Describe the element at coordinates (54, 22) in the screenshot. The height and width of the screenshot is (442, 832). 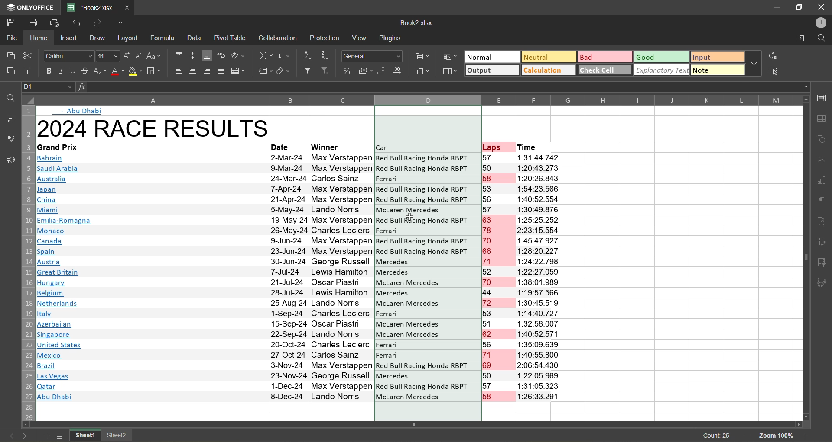
I see `quick print` at that location.